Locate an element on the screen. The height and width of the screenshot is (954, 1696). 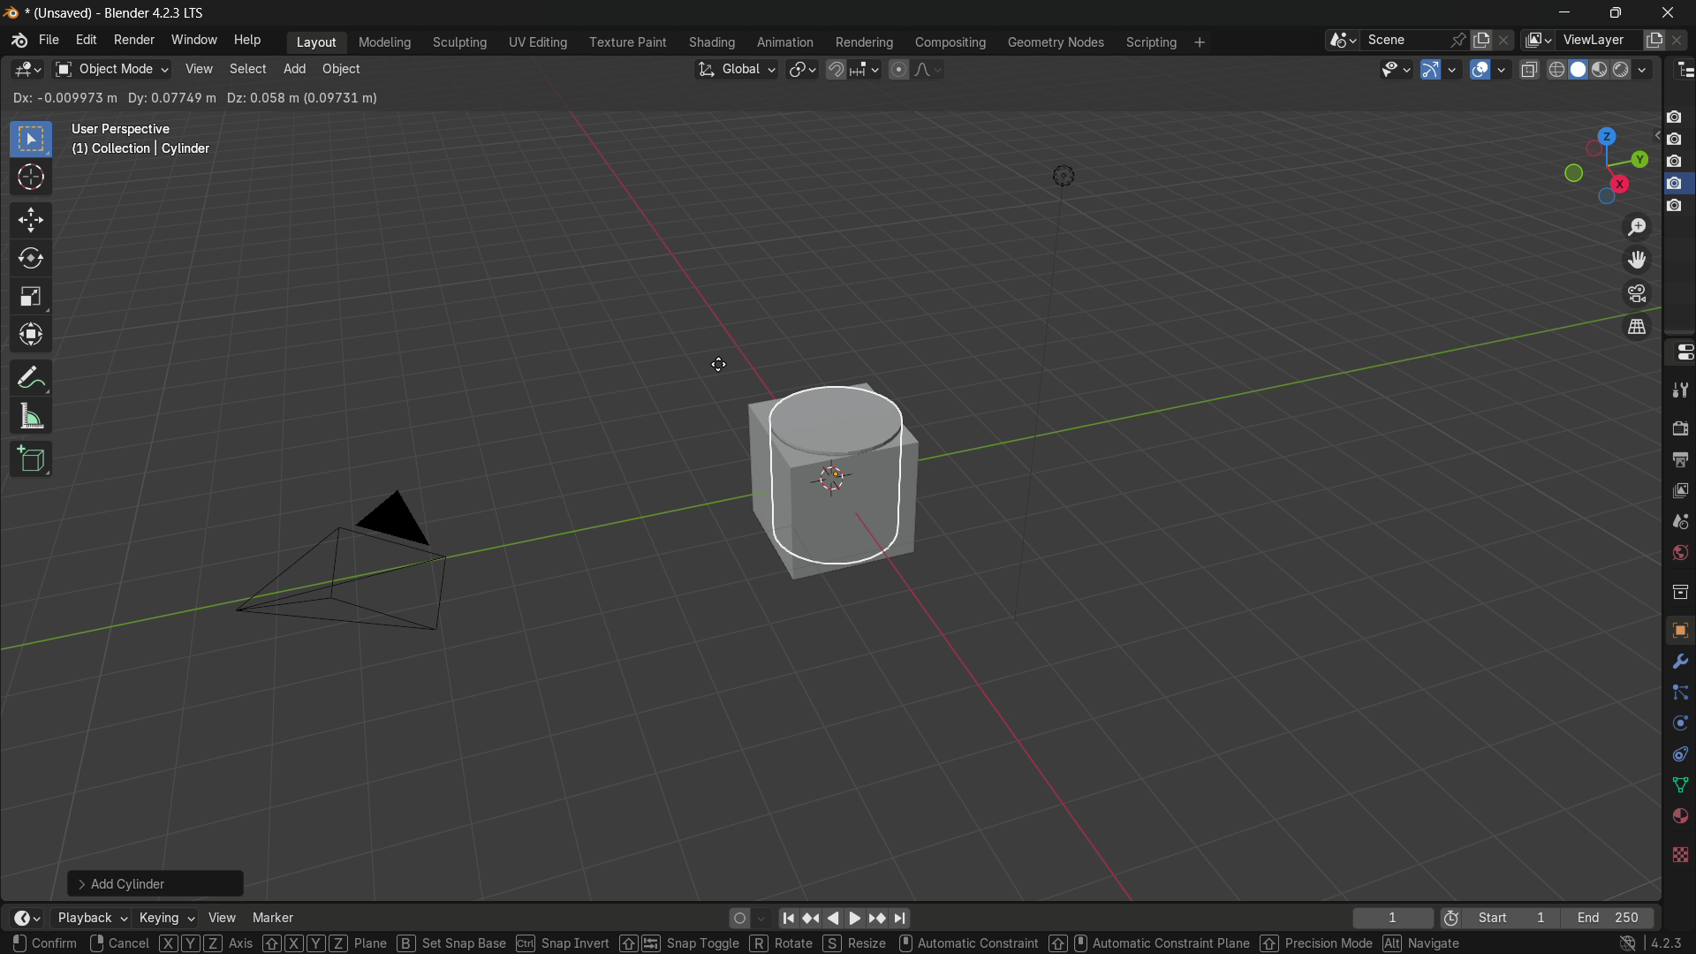
collection is located at coordinates (1677, 592).